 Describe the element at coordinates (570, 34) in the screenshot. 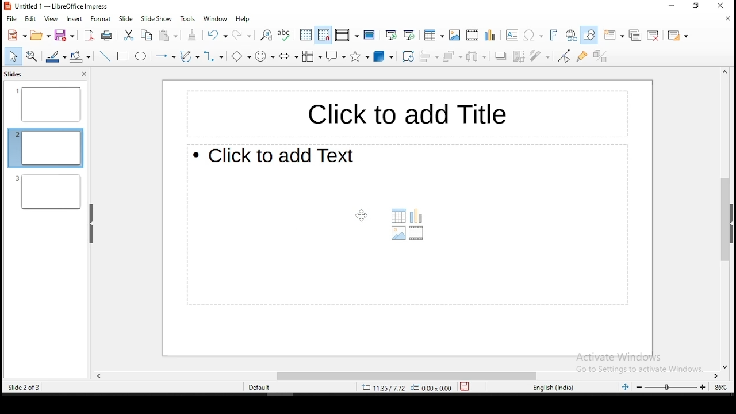

I see `insert hyperlink` at that location.